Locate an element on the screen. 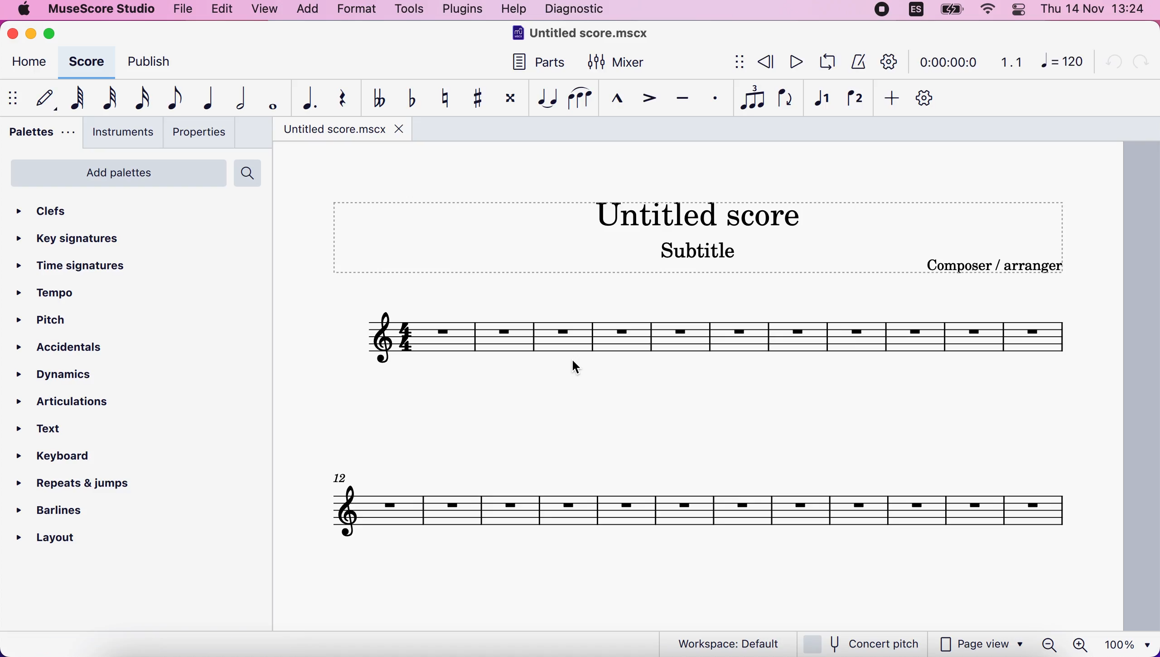 This screenshot has height=657, width=1160. add is located at coordinates (888, 97).